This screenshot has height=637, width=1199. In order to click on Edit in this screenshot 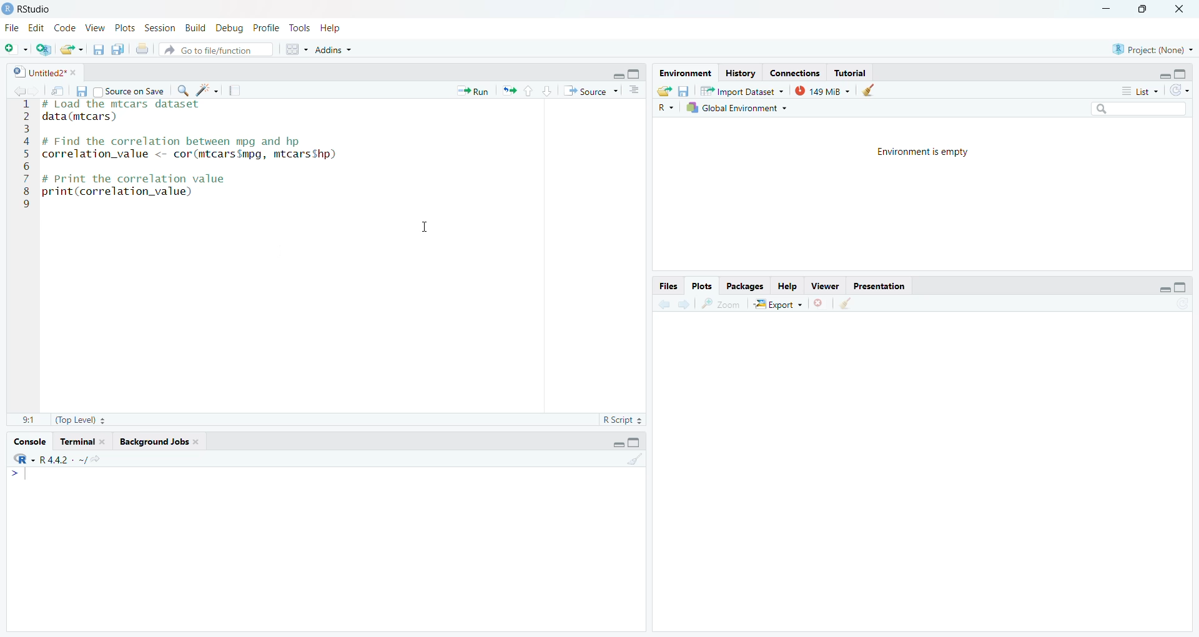, I will do `click(34, 29)`.